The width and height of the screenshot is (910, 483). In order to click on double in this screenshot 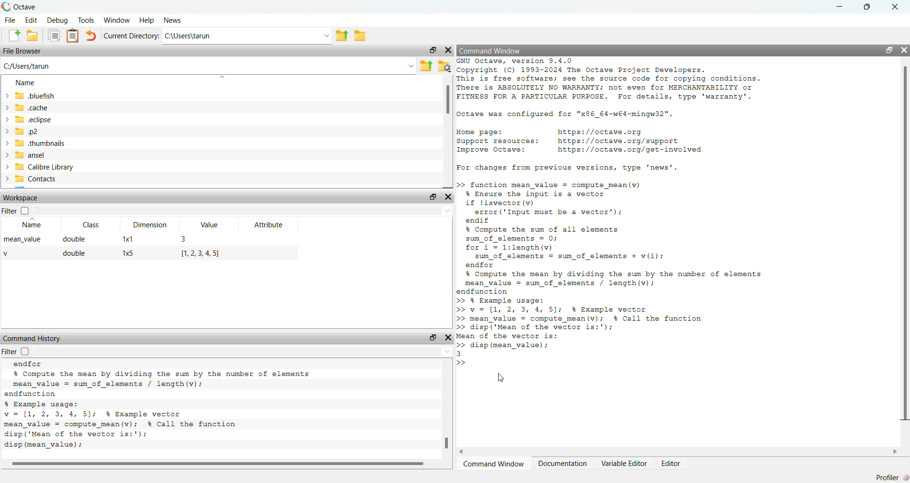, I will do `click(75, 254)`.